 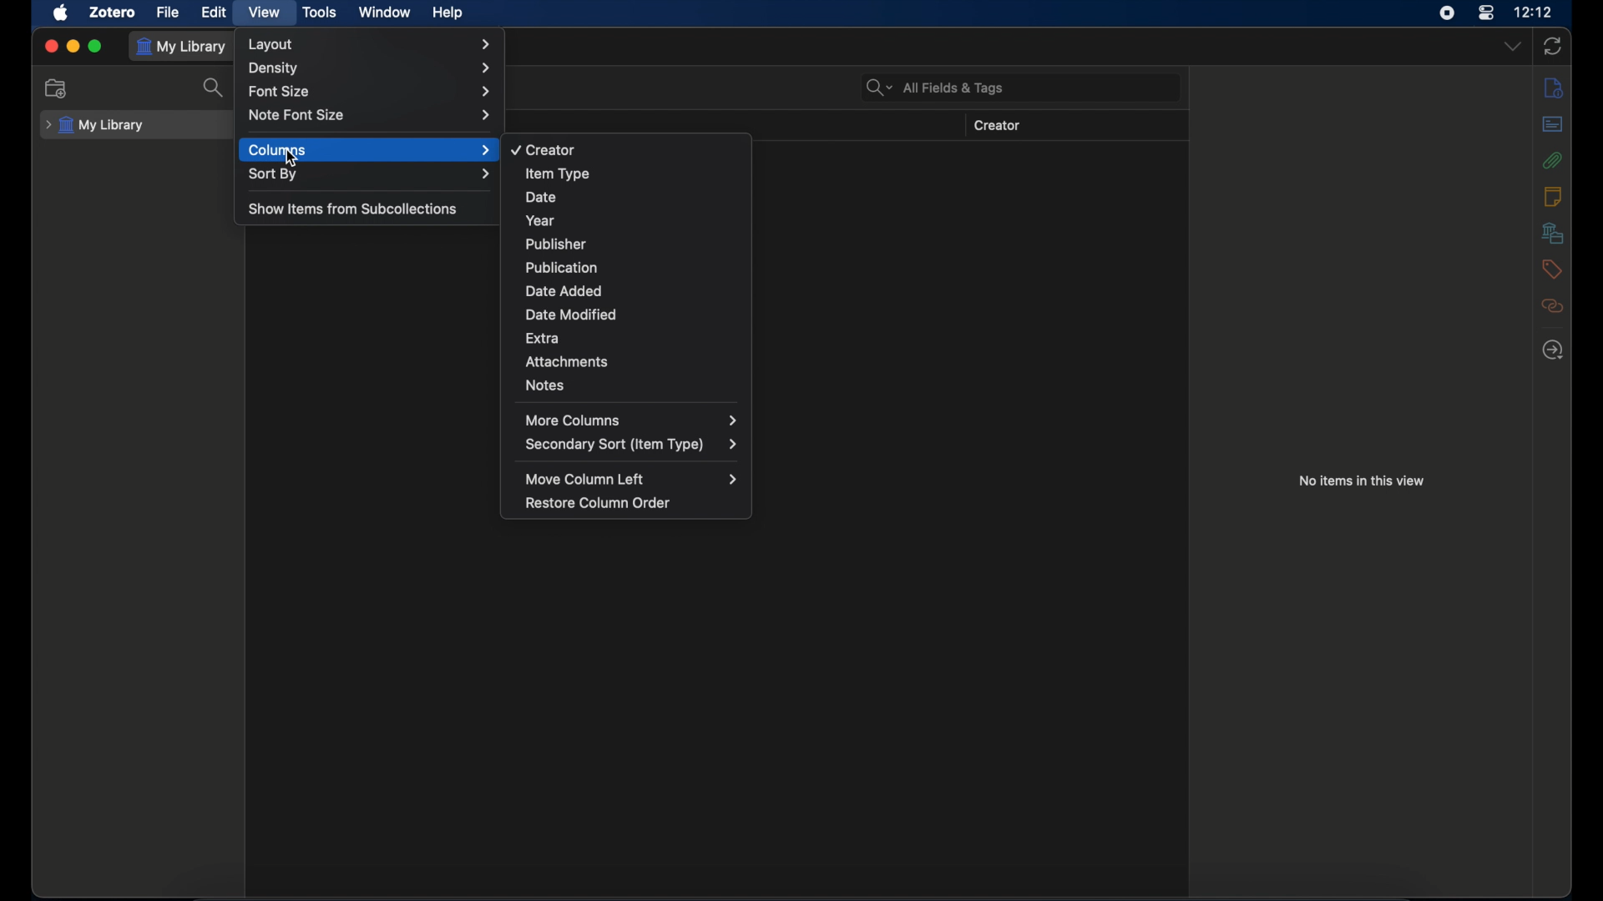 I want to click on minimize, so click(x=73, y=47).